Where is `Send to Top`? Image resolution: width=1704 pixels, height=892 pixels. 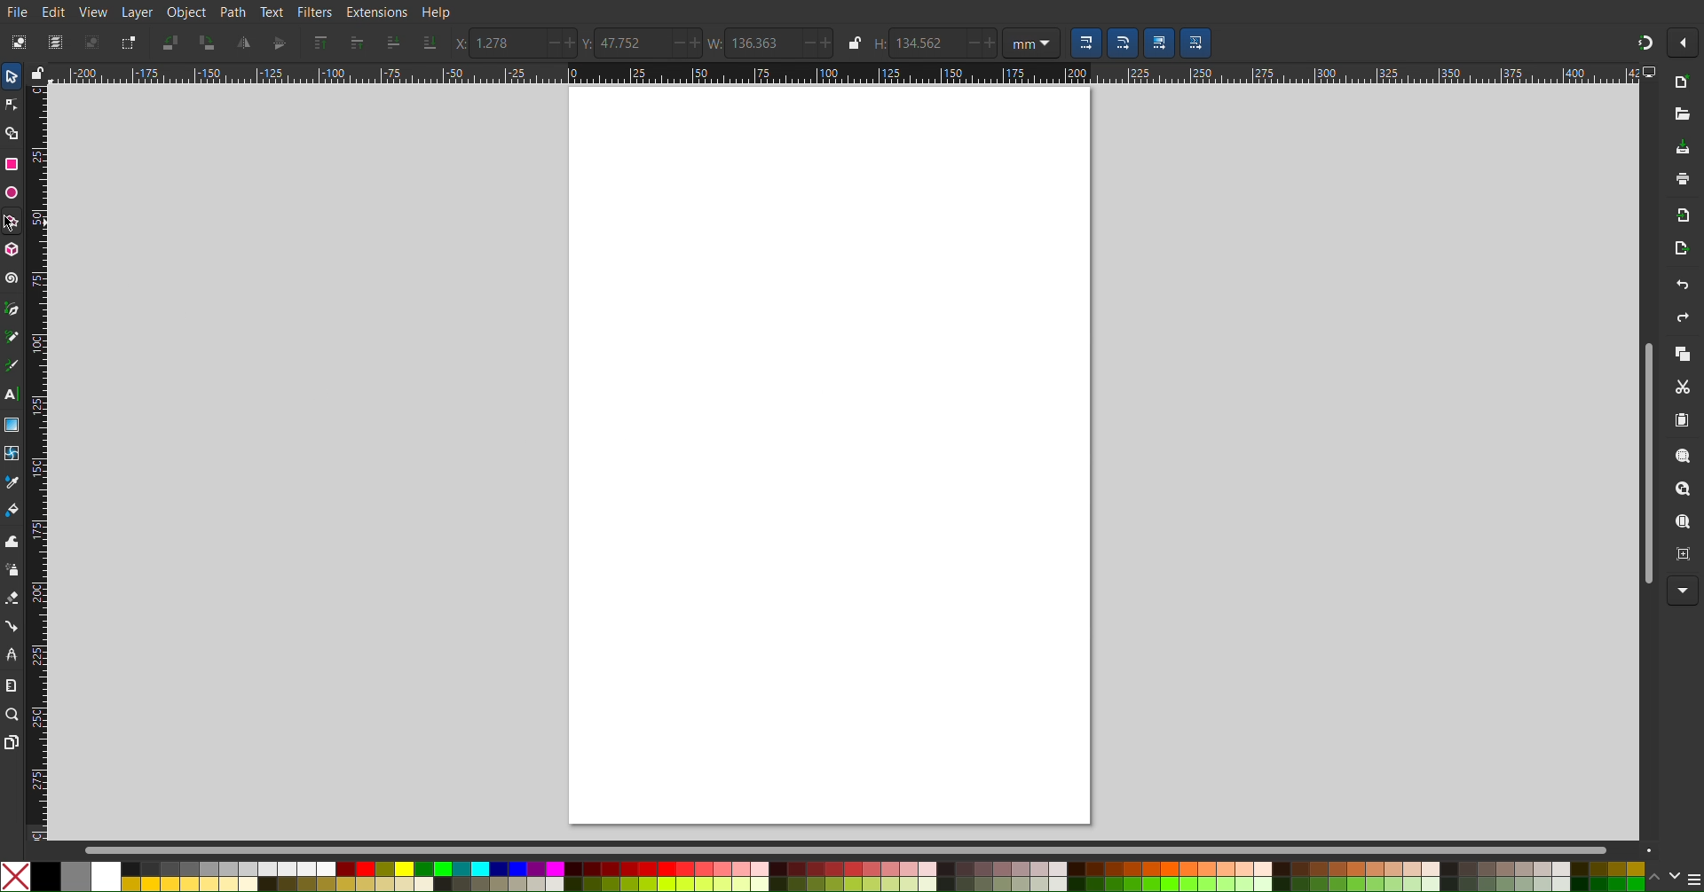
Send to Top is located at coordinates (320, 43).